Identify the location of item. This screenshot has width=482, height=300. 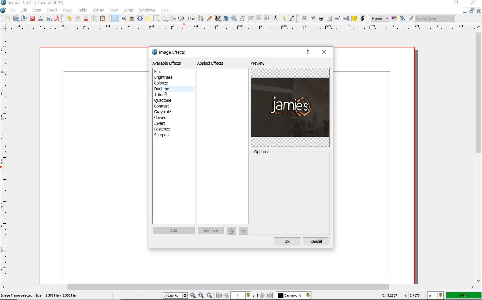
(37, 10).